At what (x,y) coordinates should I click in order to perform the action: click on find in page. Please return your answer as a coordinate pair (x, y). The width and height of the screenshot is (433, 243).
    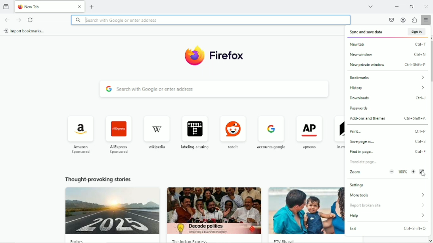
    Looking at the image, I should click on (388, 152).